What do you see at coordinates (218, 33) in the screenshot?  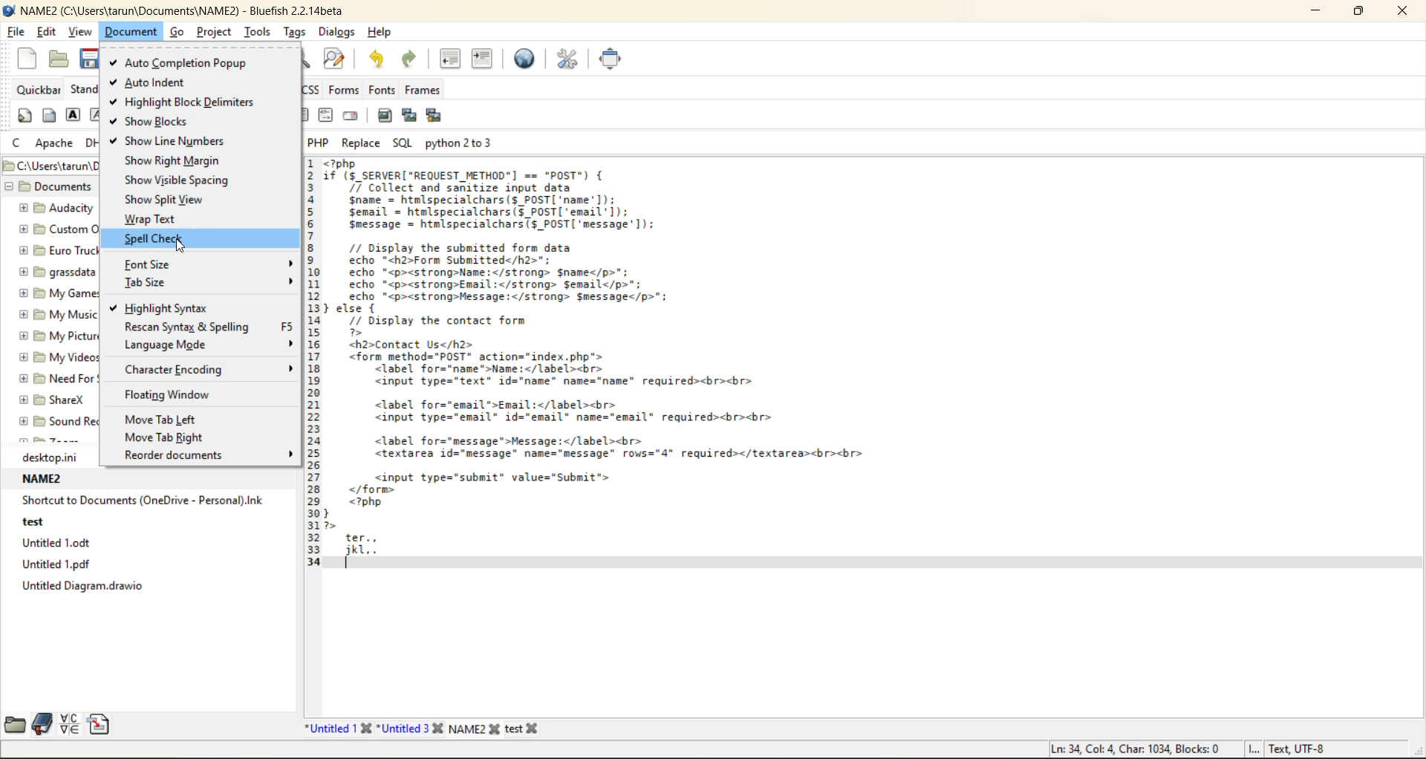 I see `project` at bounding box center [218, 33].